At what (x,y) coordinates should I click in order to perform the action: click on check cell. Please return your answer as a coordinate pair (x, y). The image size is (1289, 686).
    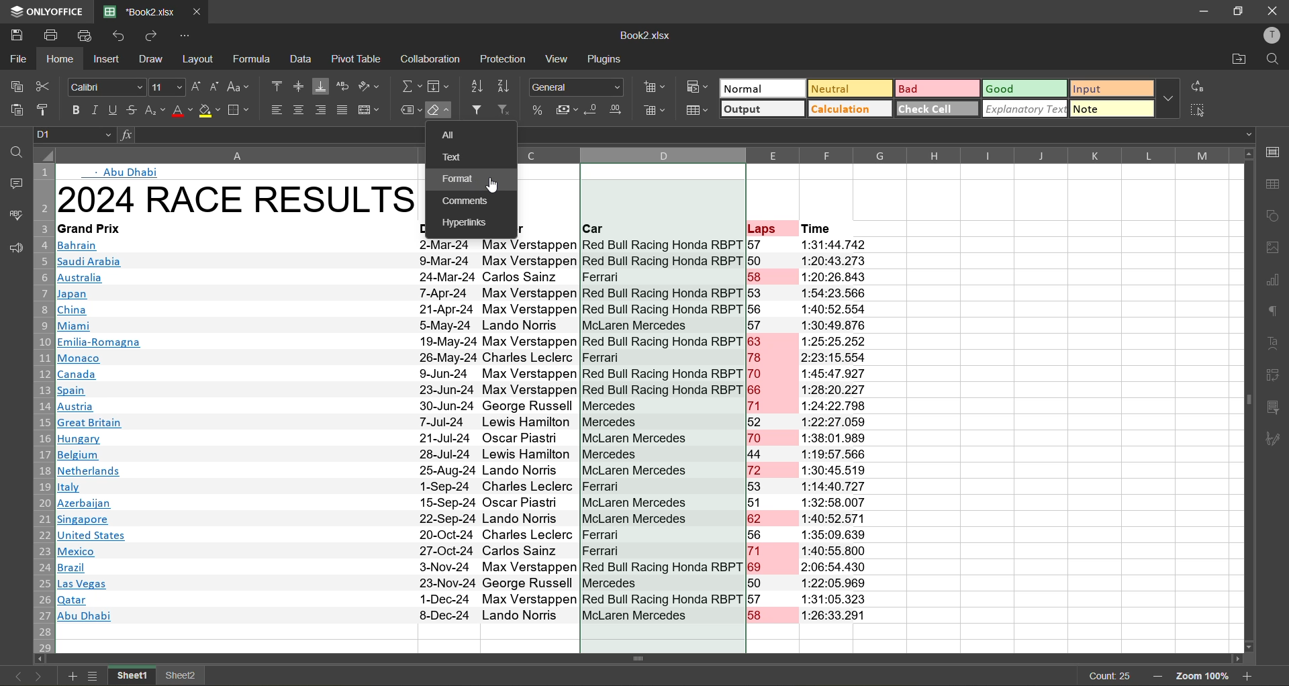
    Looking at the image, I should click on (937, 110).